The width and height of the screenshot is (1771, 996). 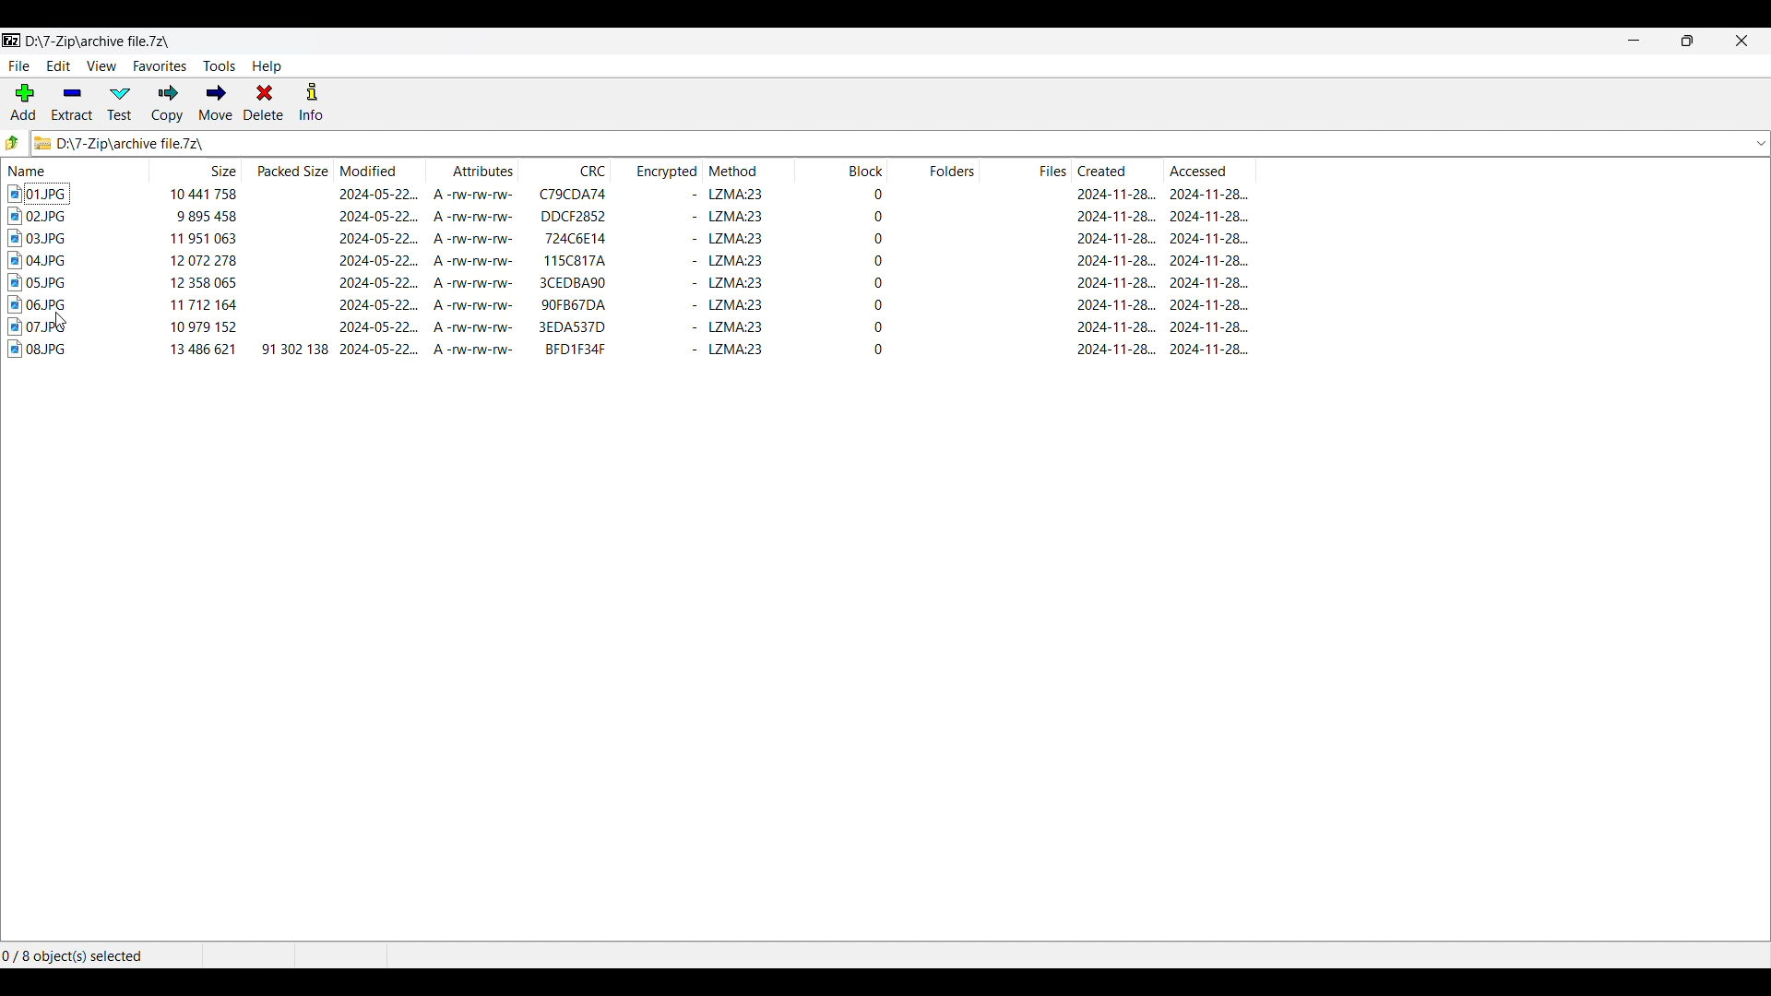 What do you see at coordinates (473, 349) in the screenshot?
I see `attributes` at bounding box center [473, 349].